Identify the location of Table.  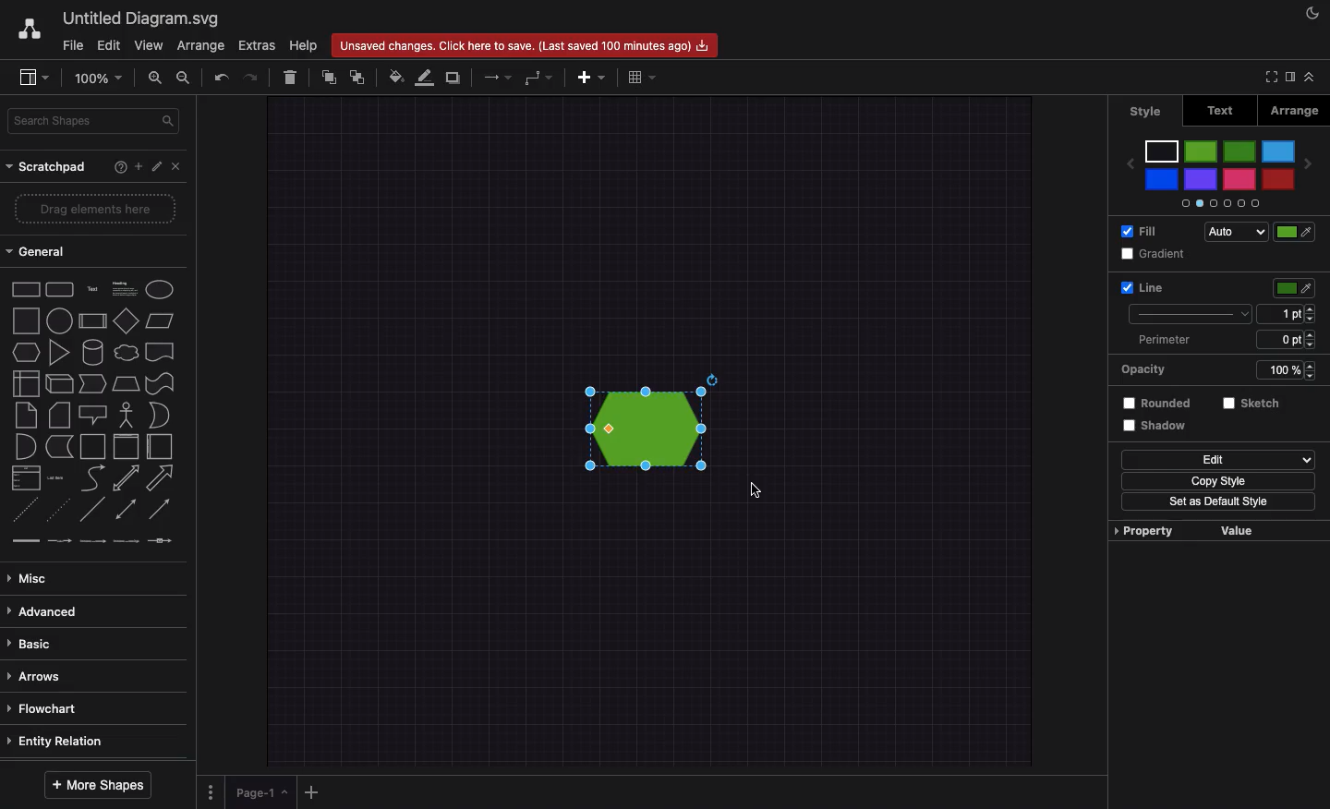
(639, 79).